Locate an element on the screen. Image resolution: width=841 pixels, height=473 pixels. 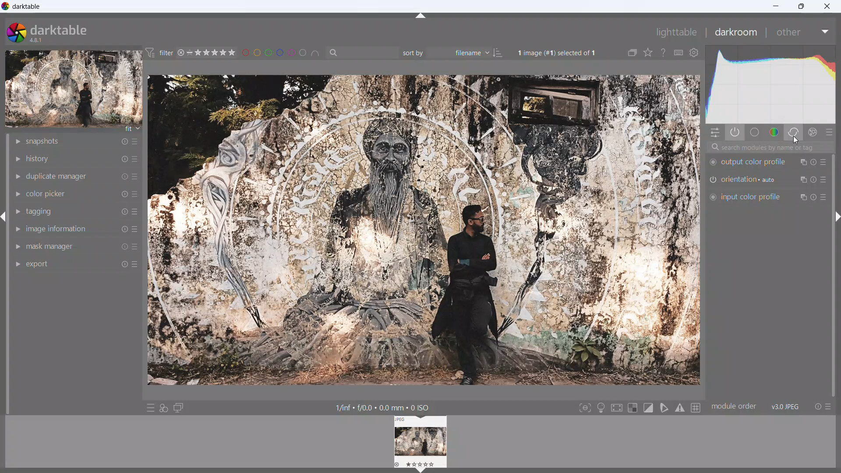
reset is located at coordinates (814, 197).